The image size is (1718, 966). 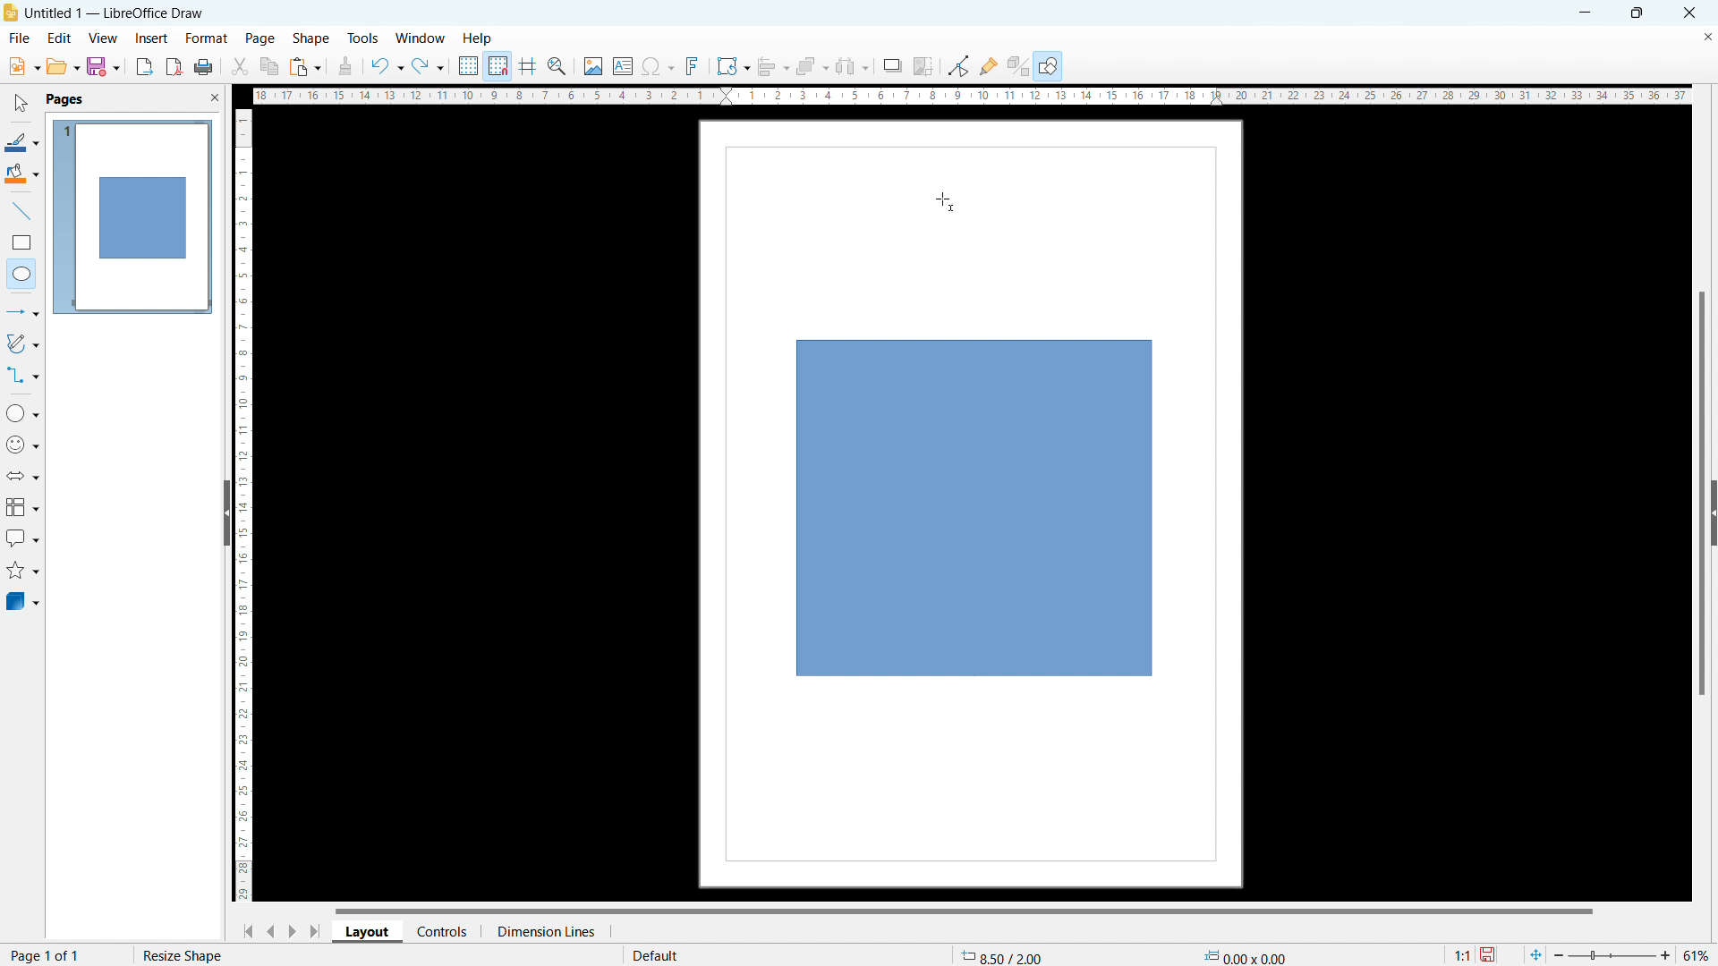 I want to click on insert special character, so click(x=659, y=66).